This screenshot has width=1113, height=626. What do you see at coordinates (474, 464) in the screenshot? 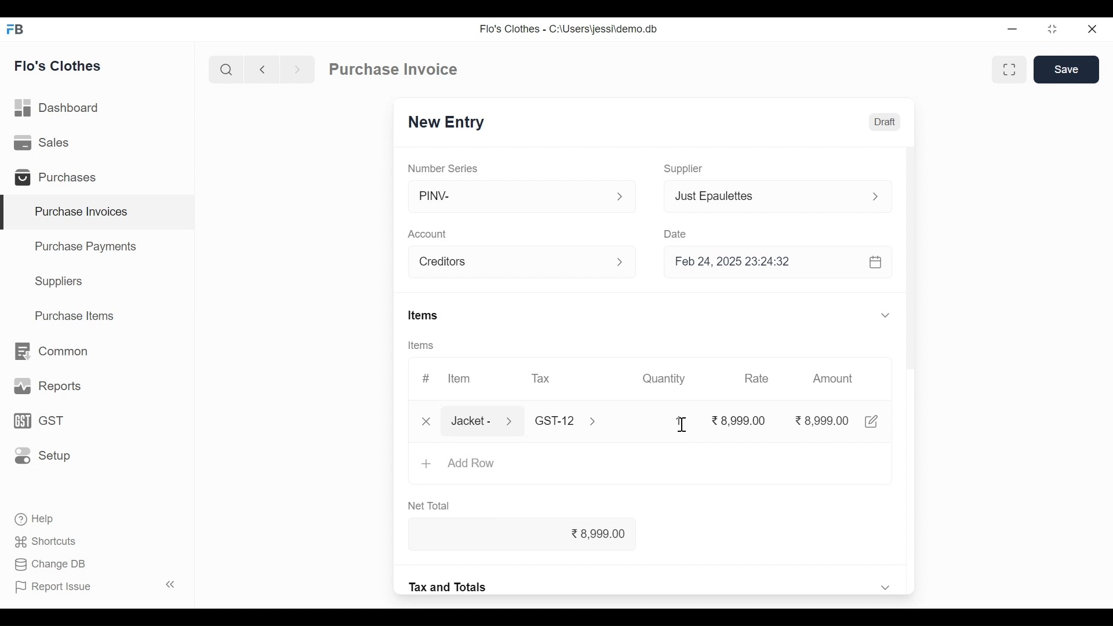
I see `Add Row` at bounding box center [474, 464].